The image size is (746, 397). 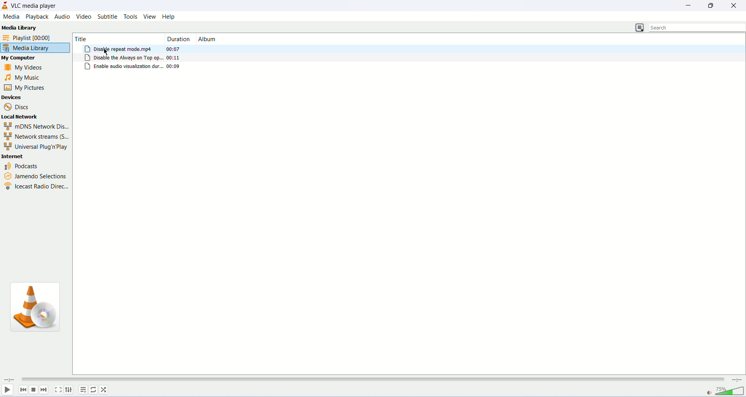 I want to click on Media Library, so click(x=19, y=28).